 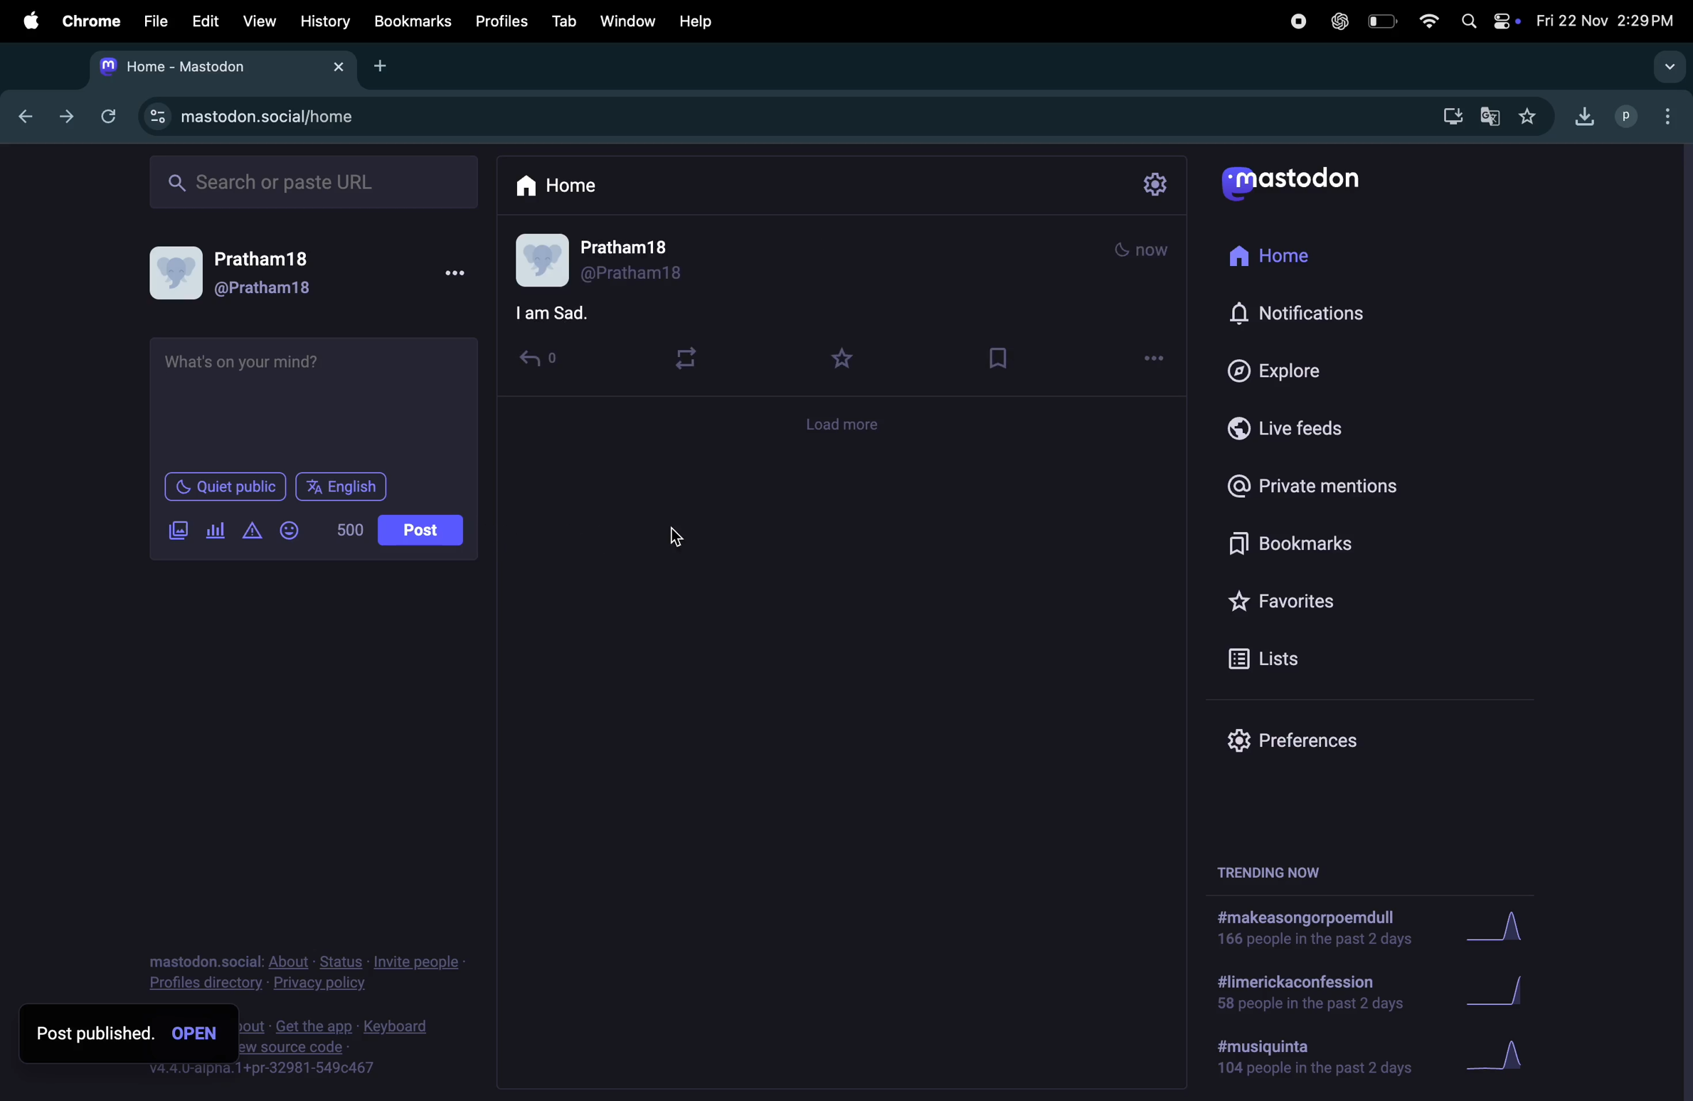 What do you see at coordinates (154, 21) in the screenshot?
I see `file` at bounding box center [154, 21].